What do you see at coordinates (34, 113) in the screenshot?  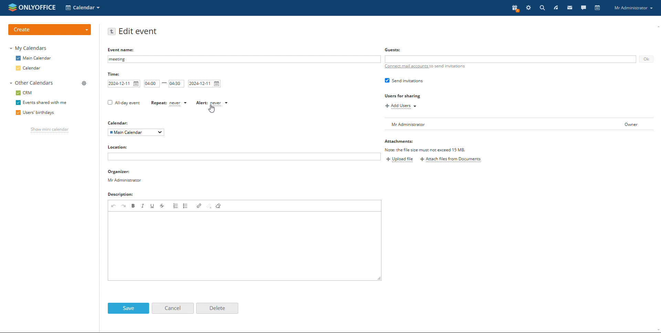 I see `users' birthdays` at bounding box center [34, 113].